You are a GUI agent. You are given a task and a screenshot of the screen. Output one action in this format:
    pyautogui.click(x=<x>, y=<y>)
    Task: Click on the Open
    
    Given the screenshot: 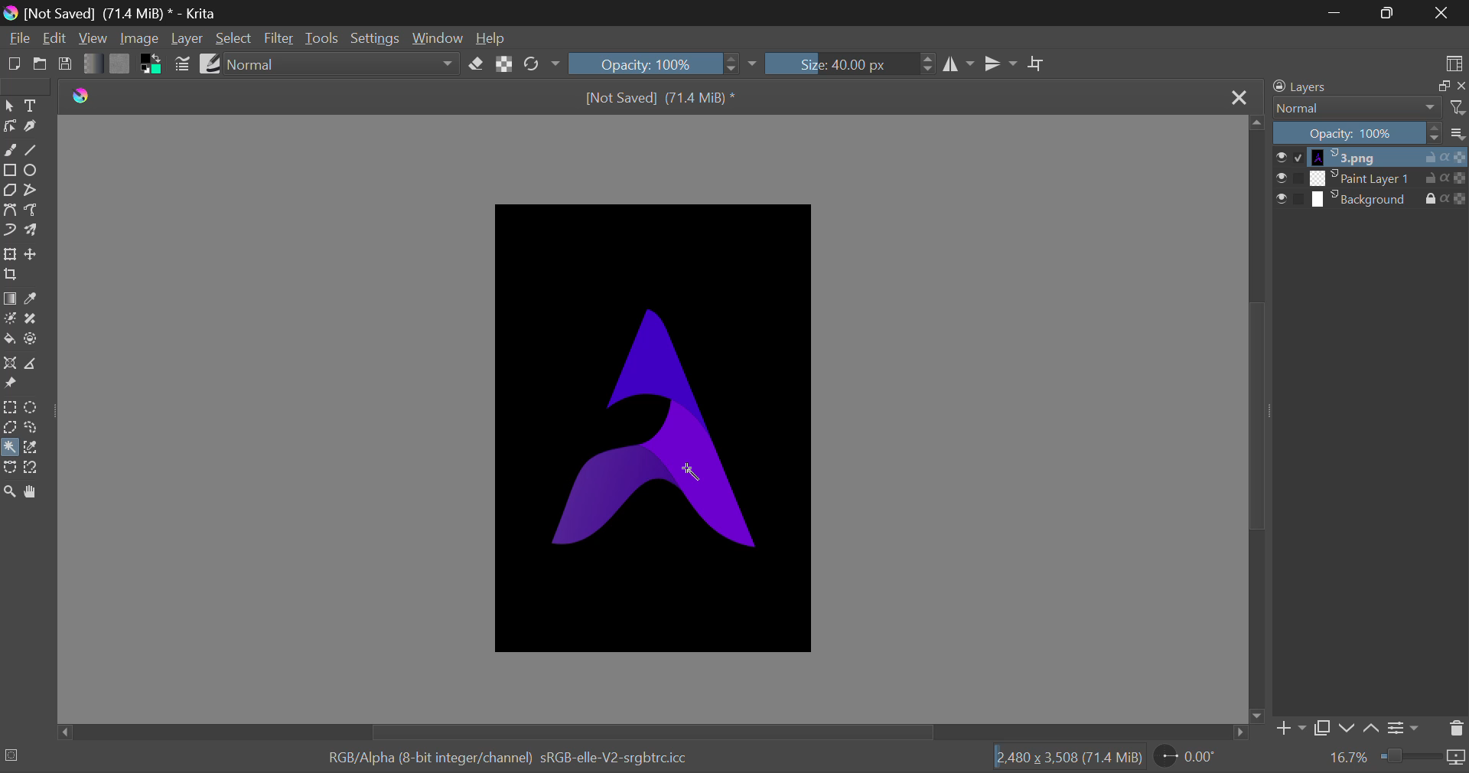 What is the action you would take?
    pyautogui.click(x=40, y=64)
    